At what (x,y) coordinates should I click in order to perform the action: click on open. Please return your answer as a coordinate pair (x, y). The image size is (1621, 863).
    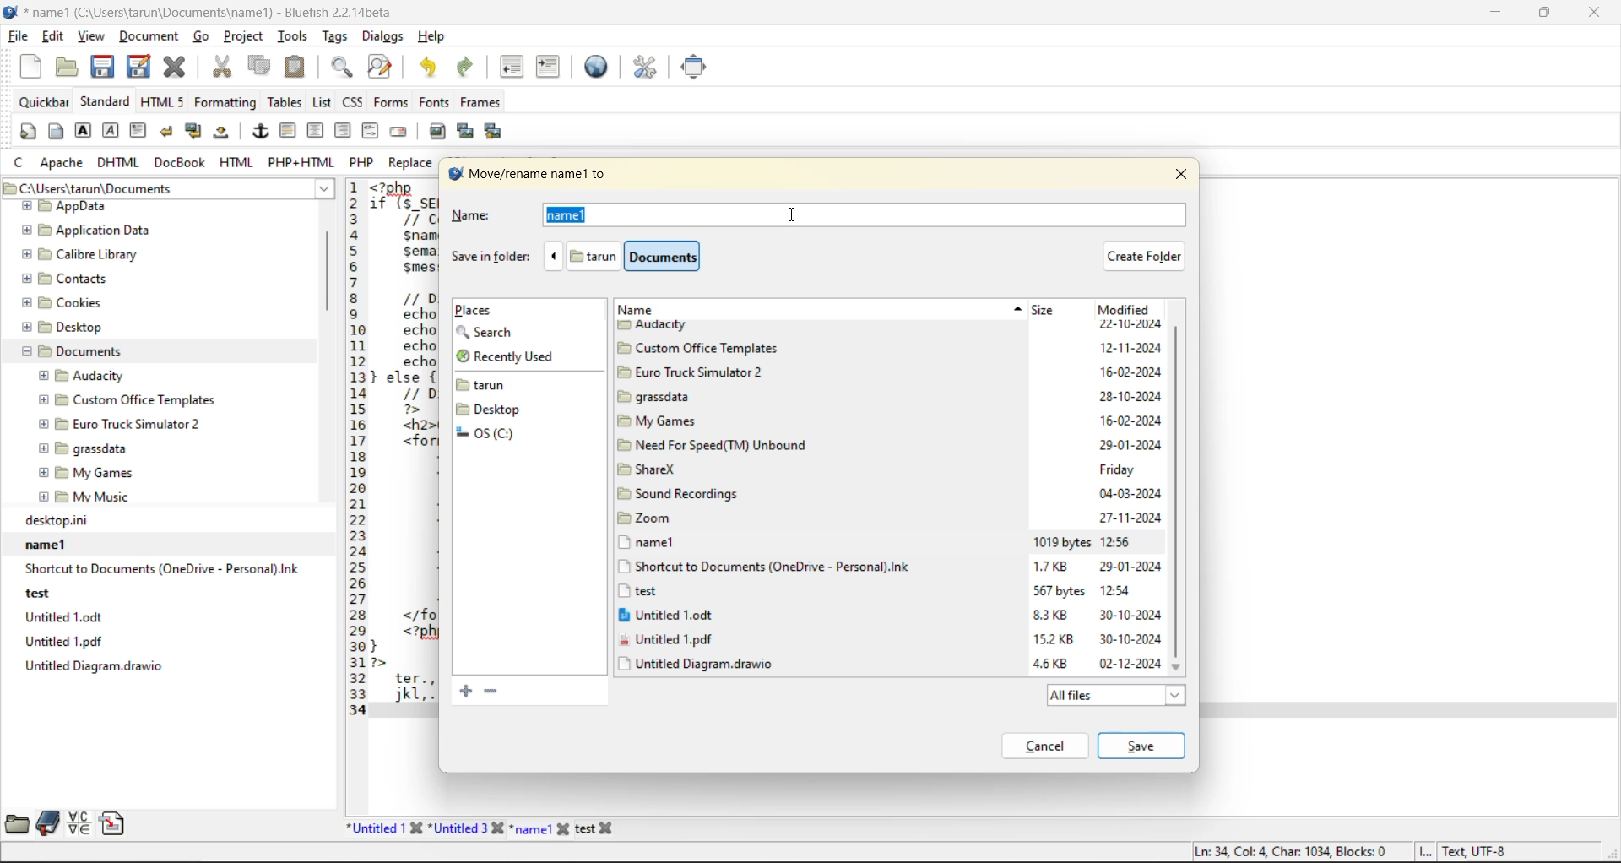
    Looking at the image, I should click on (68, 68).